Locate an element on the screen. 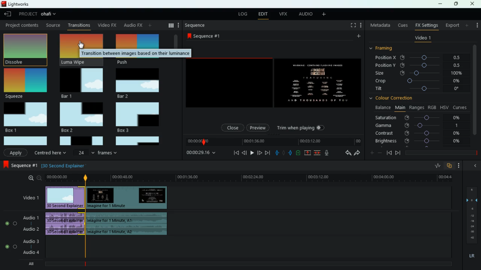 This screenshot has width=481, height=270. time is located at coordinates (201, 153).